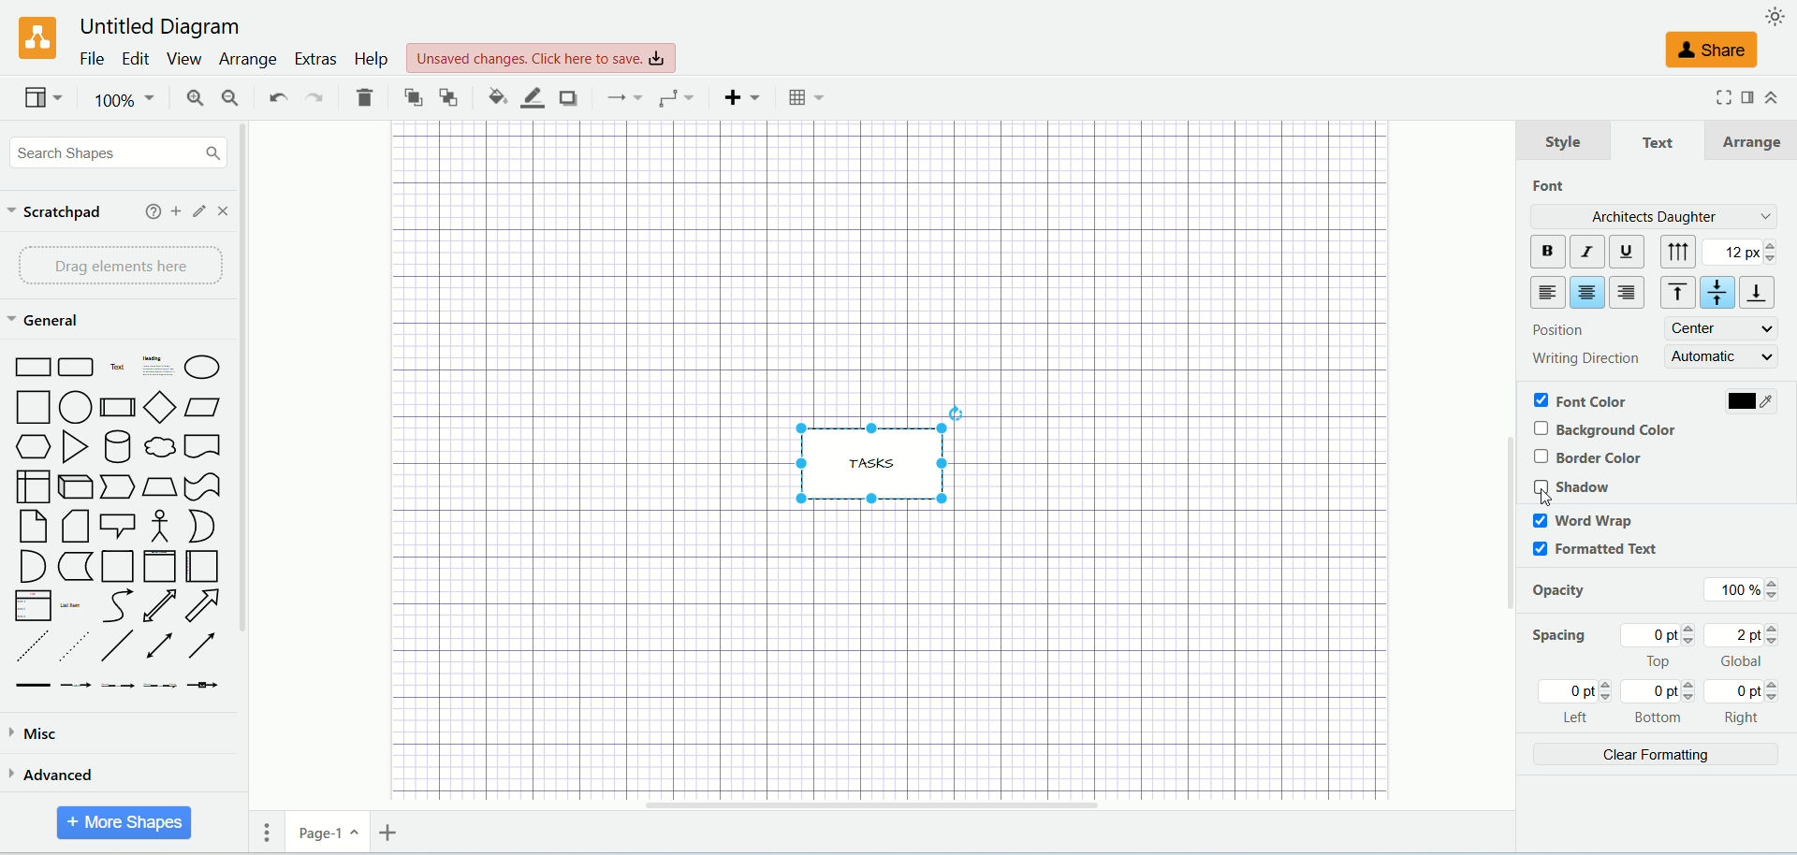  What do you see at coordinates (1654, 758) in the screenshot?
I see `Clear Formatting` at bounding box center [1654, 758].